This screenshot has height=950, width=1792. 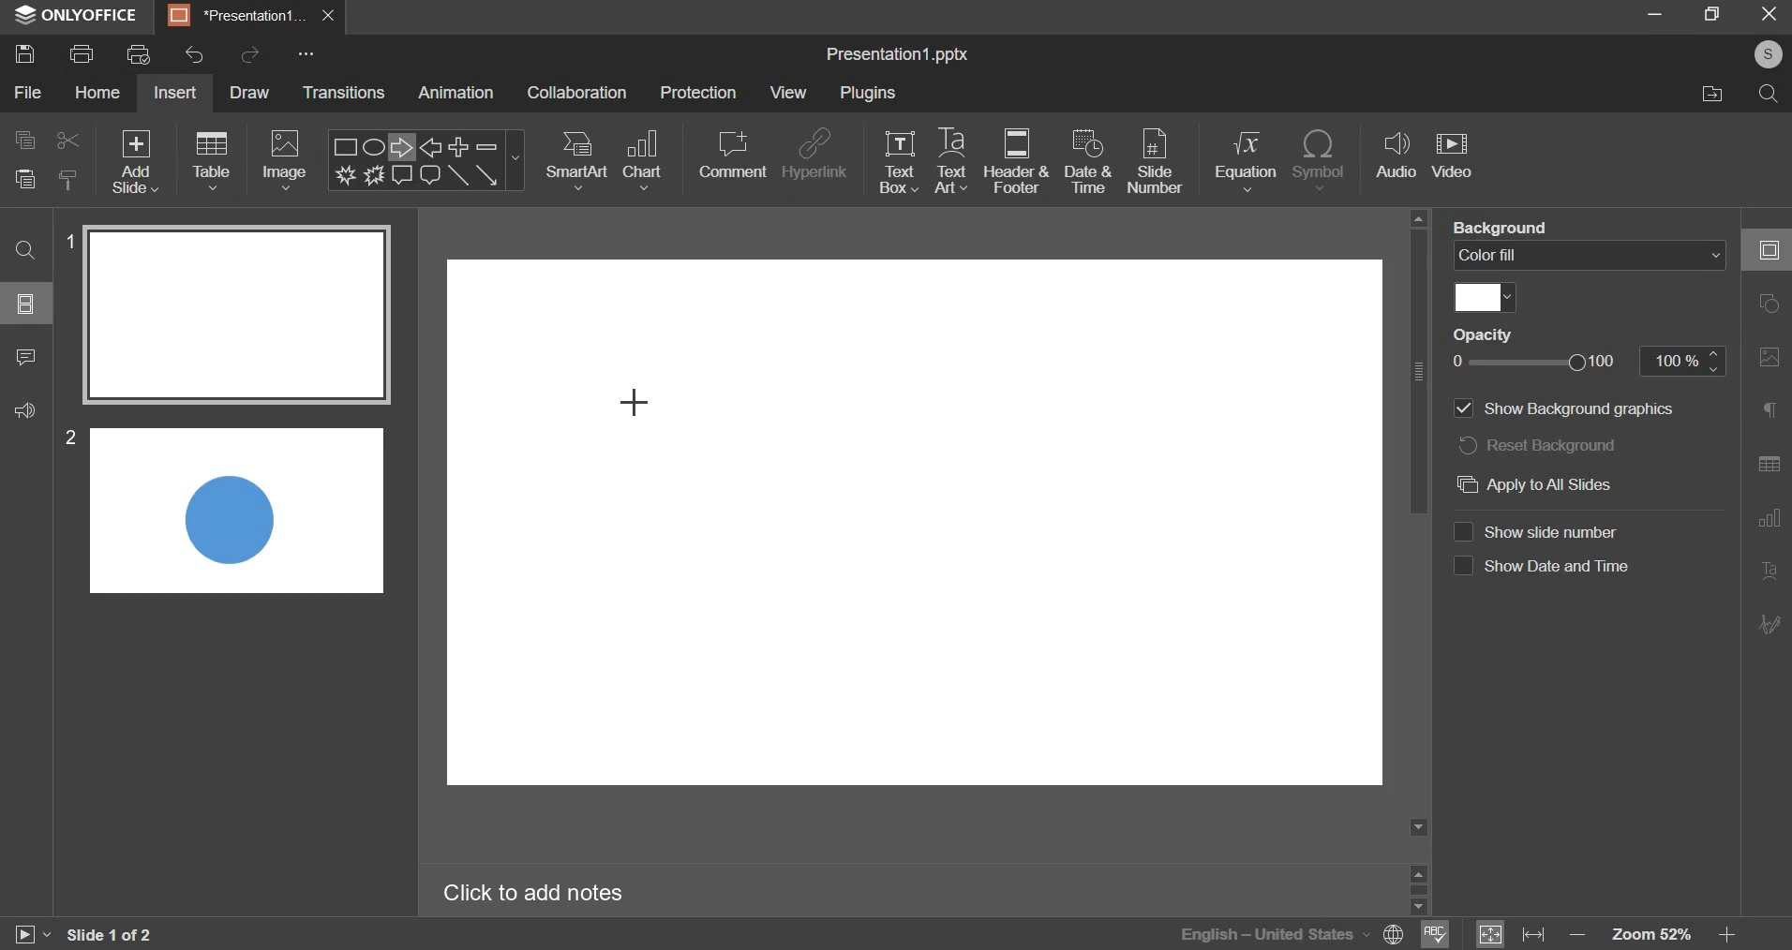 I want to click on ONLYOFFICE, so click(x=74, y=18).